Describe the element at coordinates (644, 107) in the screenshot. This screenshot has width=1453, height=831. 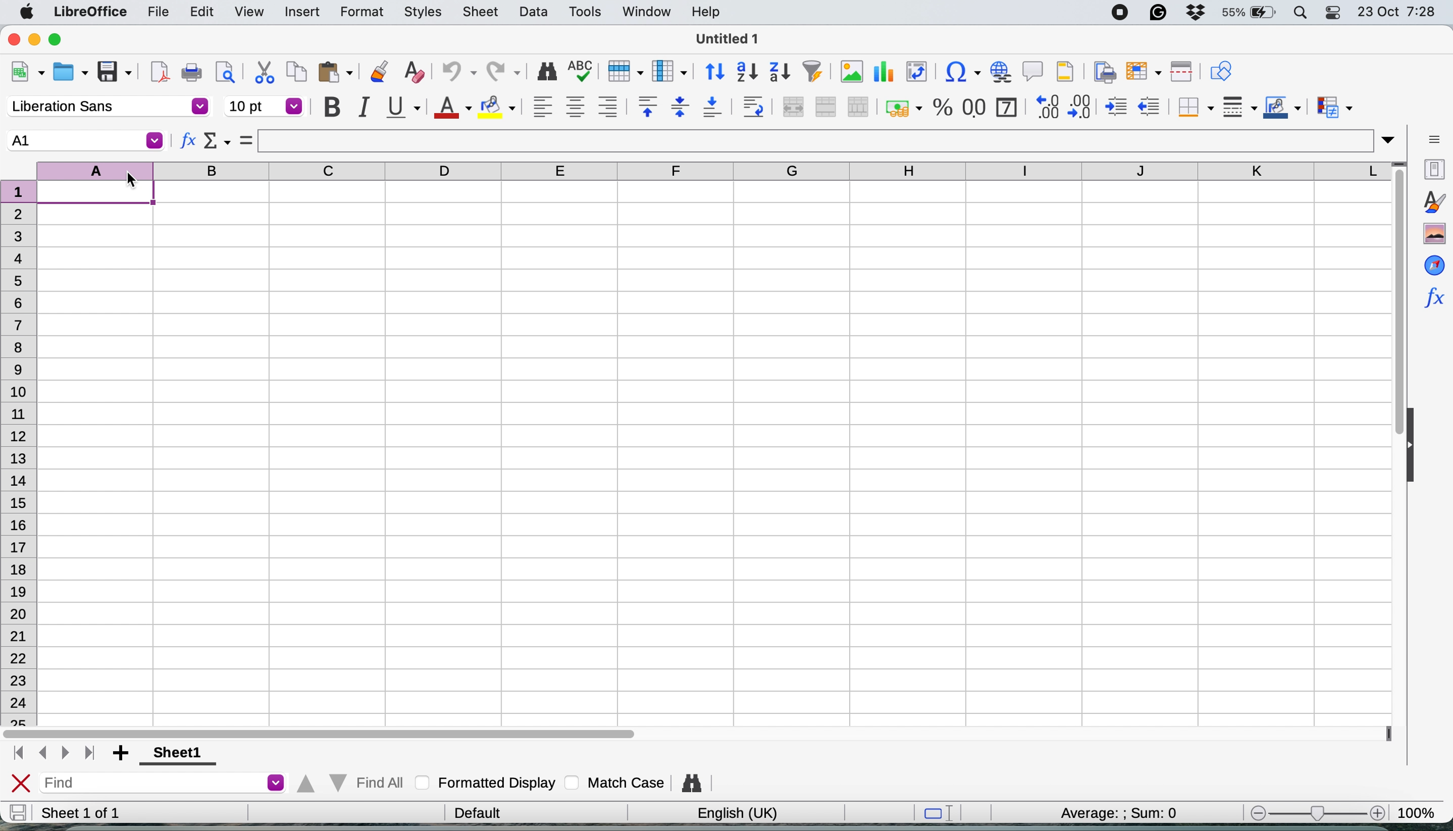
I see `align top` at that location.